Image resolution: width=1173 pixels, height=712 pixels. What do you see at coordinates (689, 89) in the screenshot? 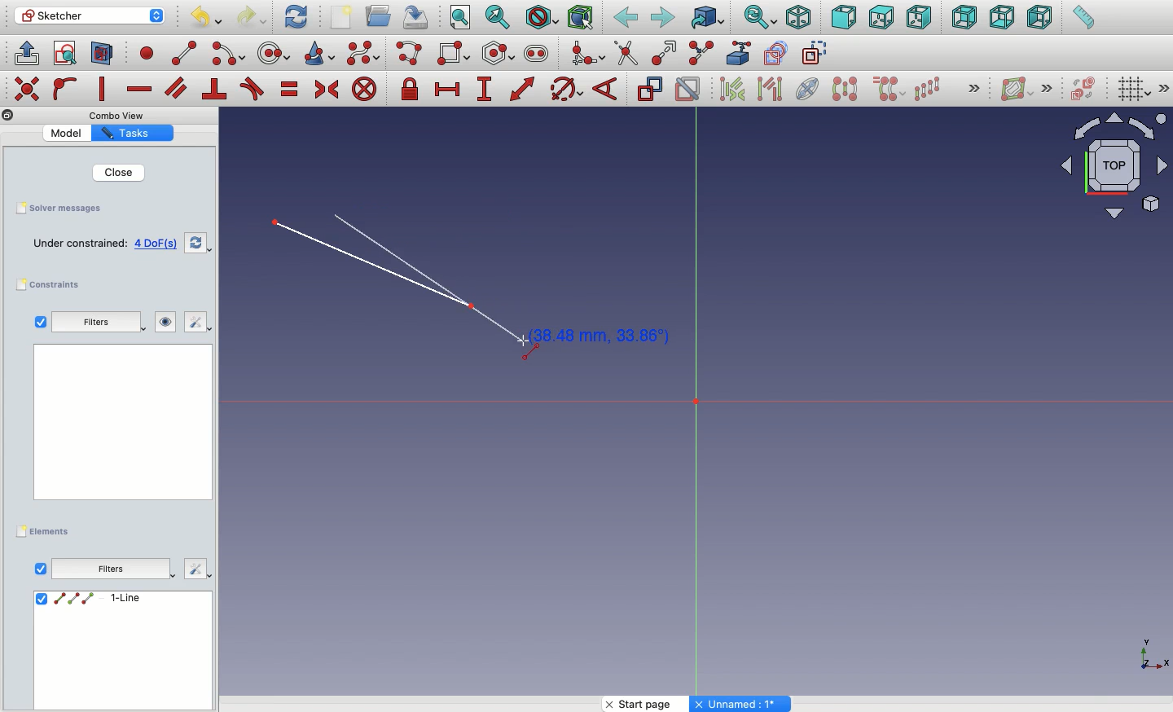
I see `Activate/deactivate constraint` at bounding box center [689, 89].